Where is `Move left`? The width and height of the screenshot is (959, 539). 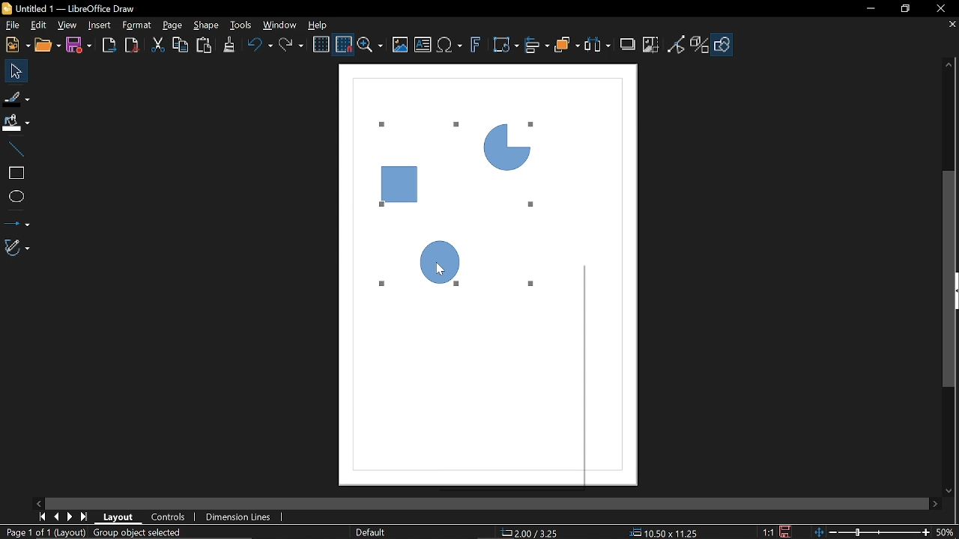 Move left is located at coordinates (40, 503).